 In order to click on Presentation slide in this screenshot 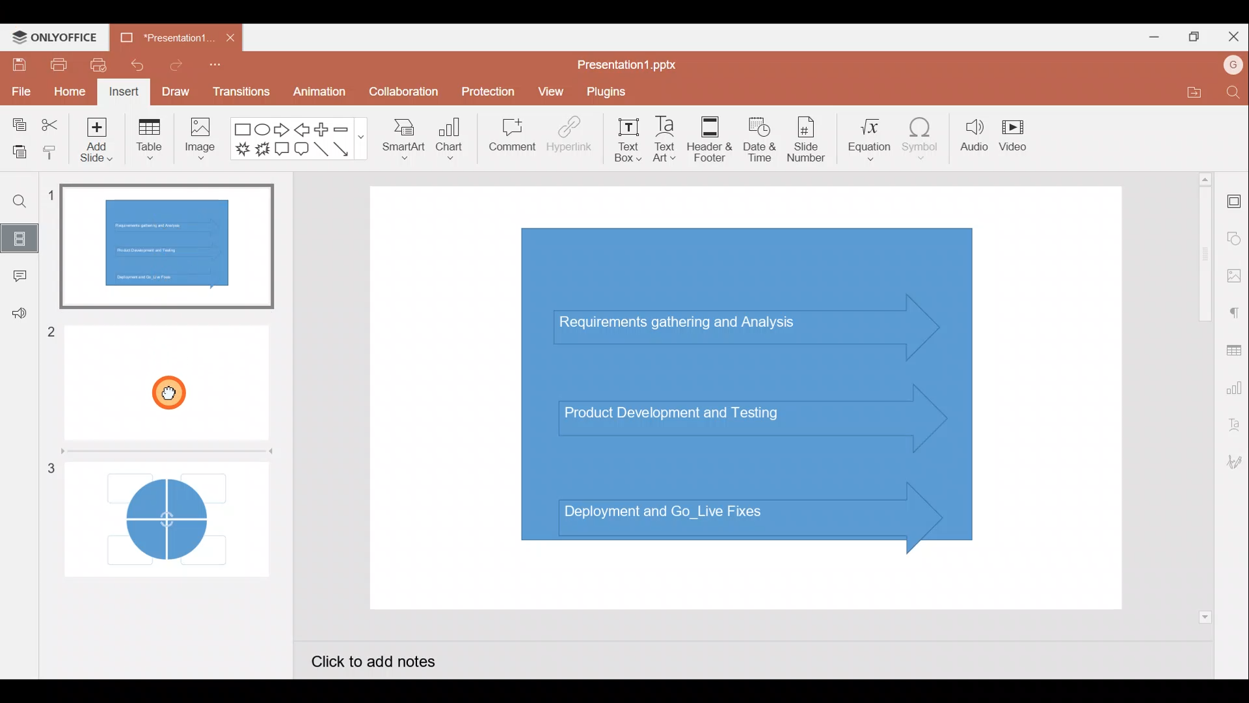, I will do `click(754, 400)`.